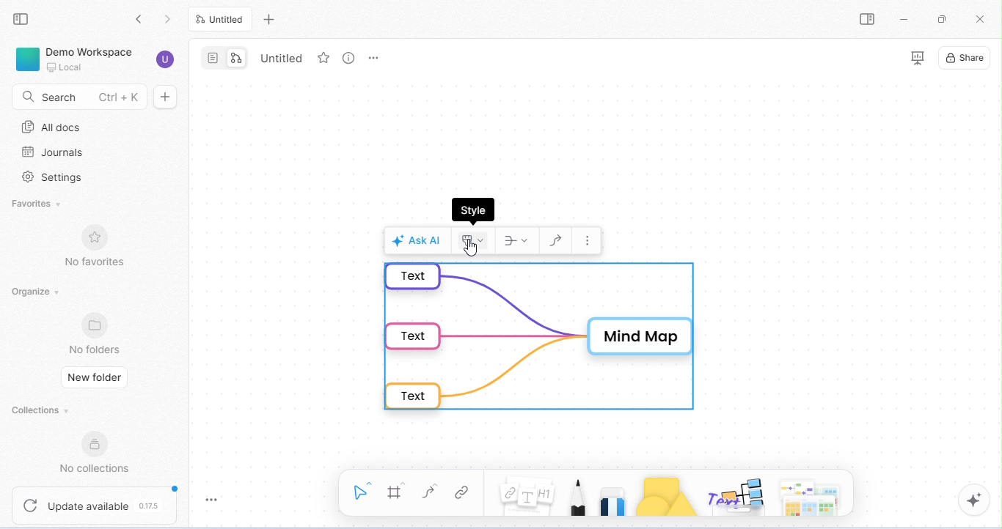  Describe the element at coordinates (473, 239) in the screenshot. I see `style` at that location.